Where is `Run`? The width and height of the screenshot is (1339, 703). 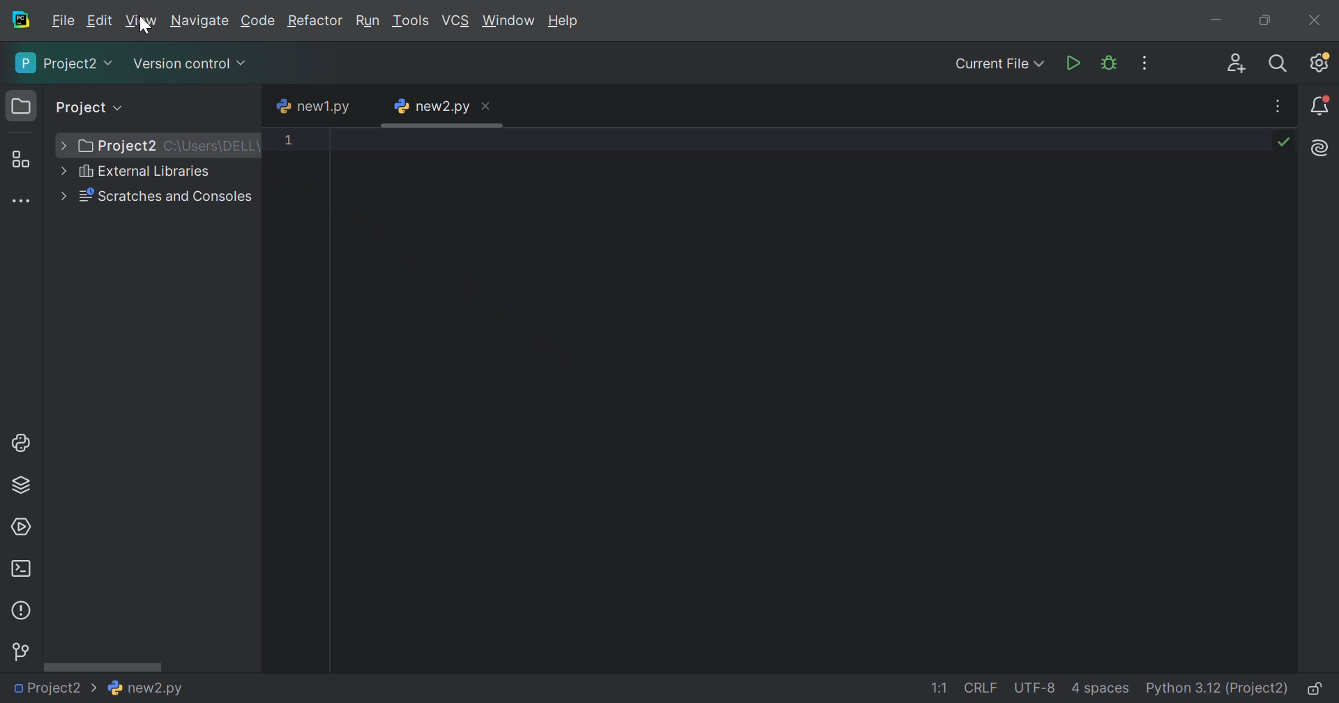
Run is located at coordinates (1071, 63).